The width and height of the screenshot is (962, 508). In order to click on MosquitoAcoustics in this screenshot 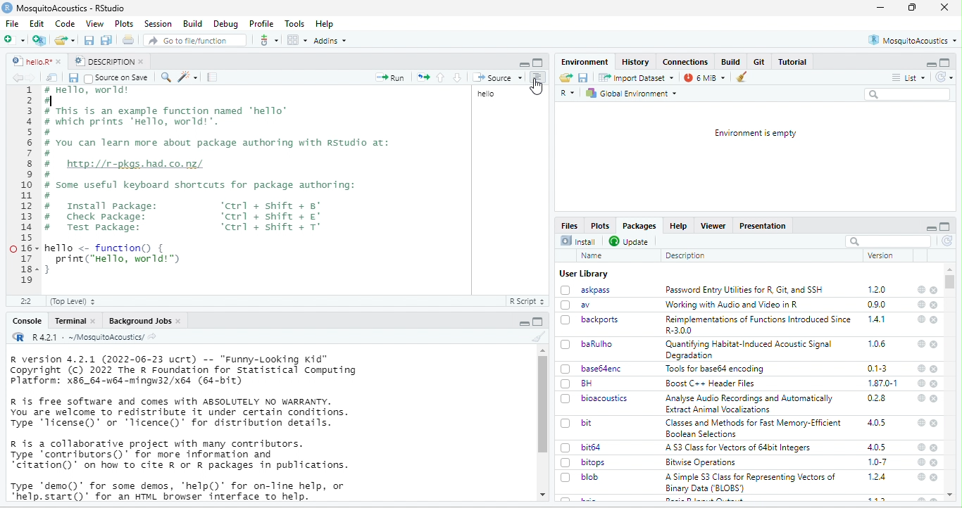, I will do `click(913, 40)`.